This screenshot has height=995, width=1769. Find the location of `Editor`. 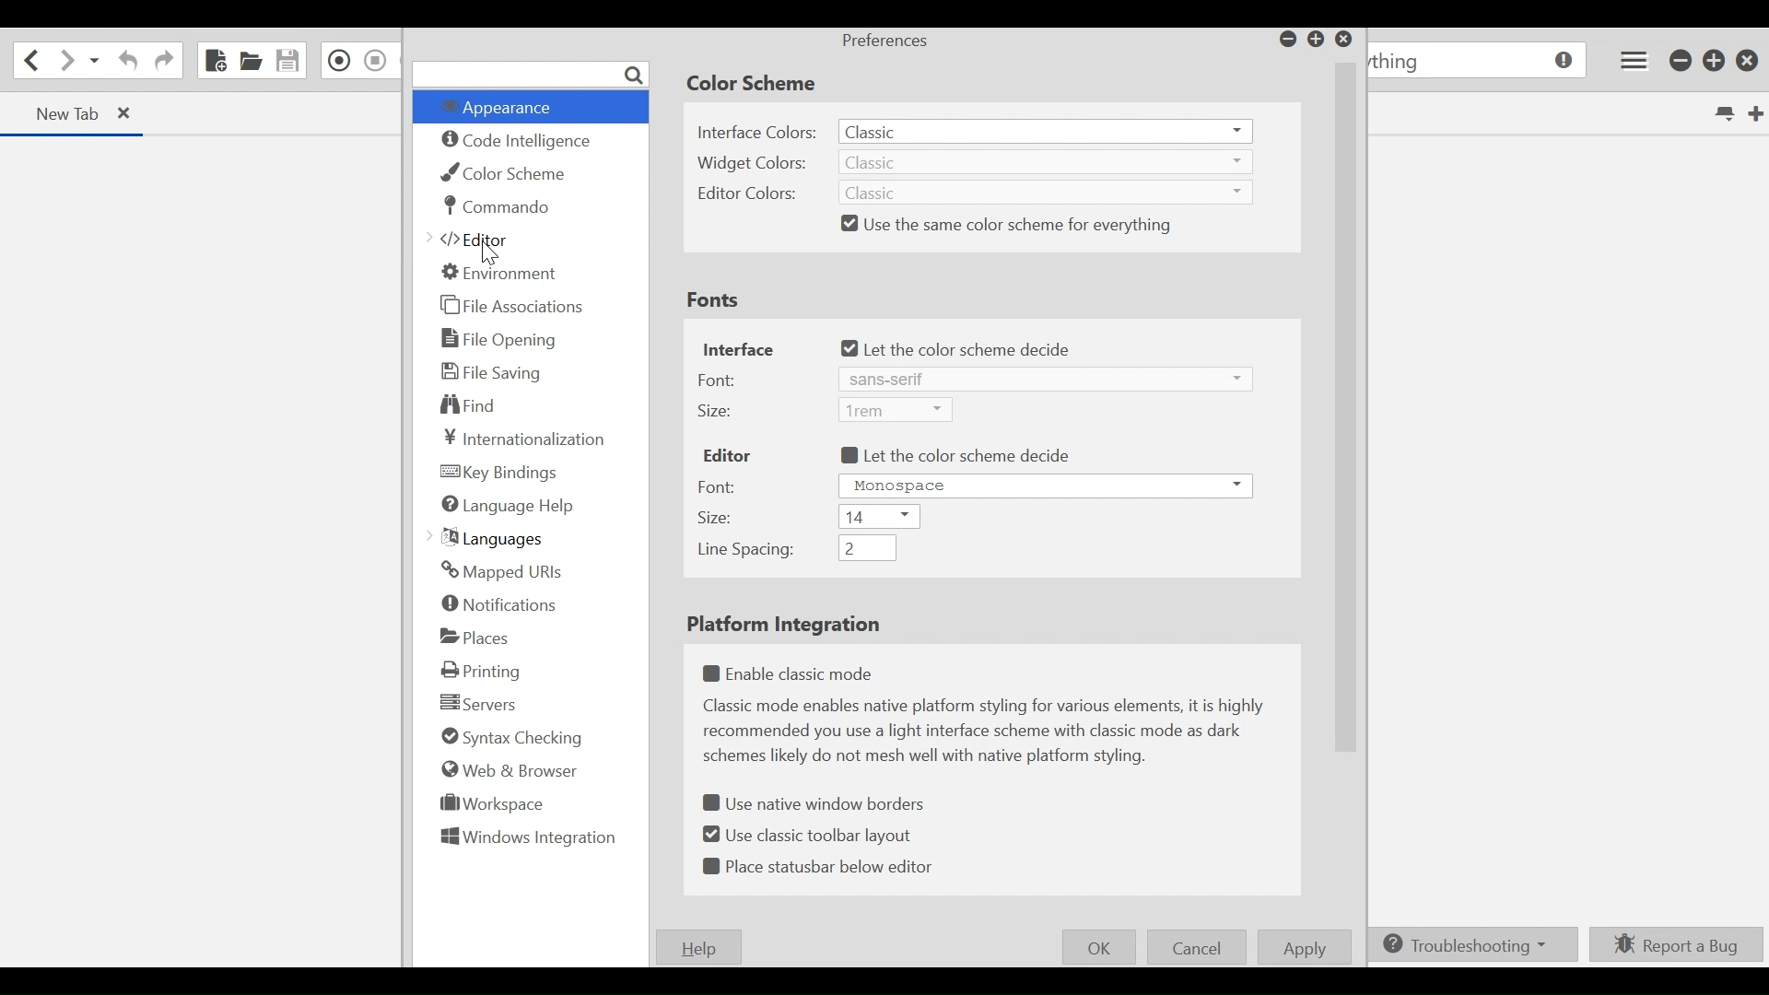

Editor is located at coordinates (476, 240).